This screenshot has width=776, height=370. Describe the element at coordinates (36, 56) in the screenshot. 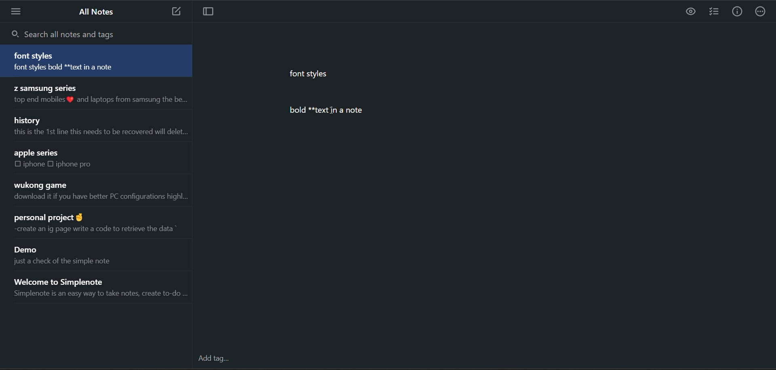

I see `font styles` at that location.